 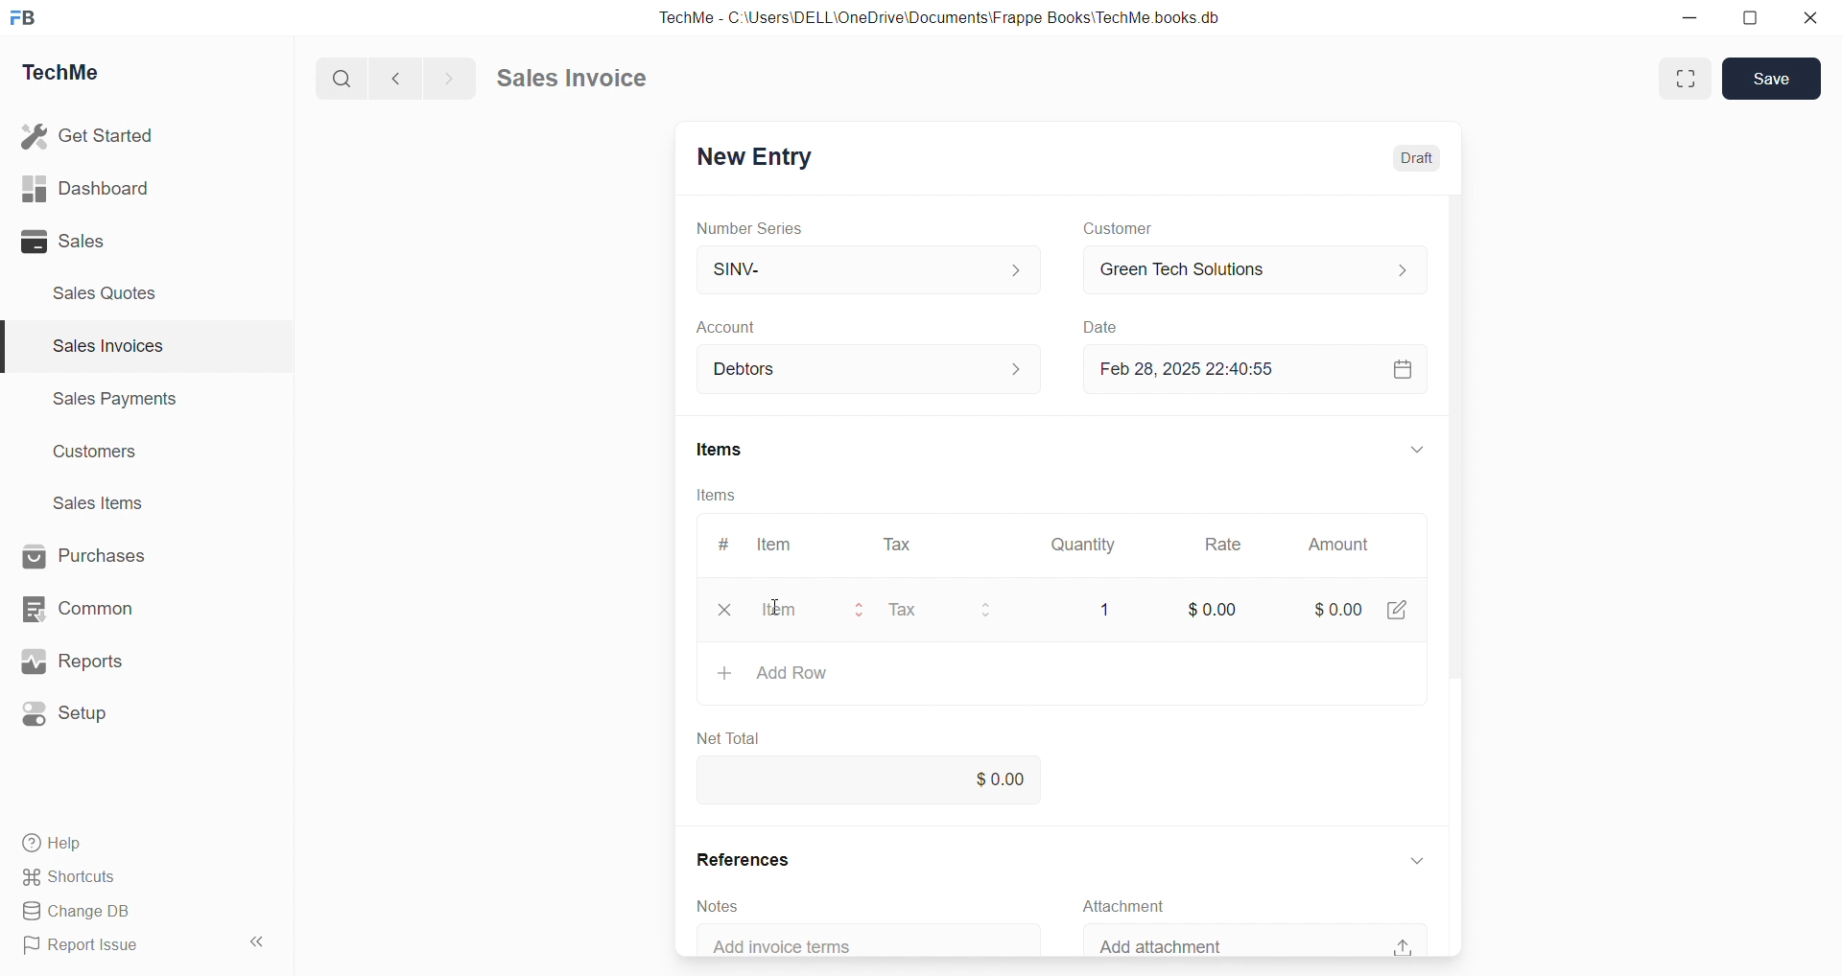 What do you see at coordinates (23, 19) in the screenshot?
I see `FB` at bounding box center [23, 19].